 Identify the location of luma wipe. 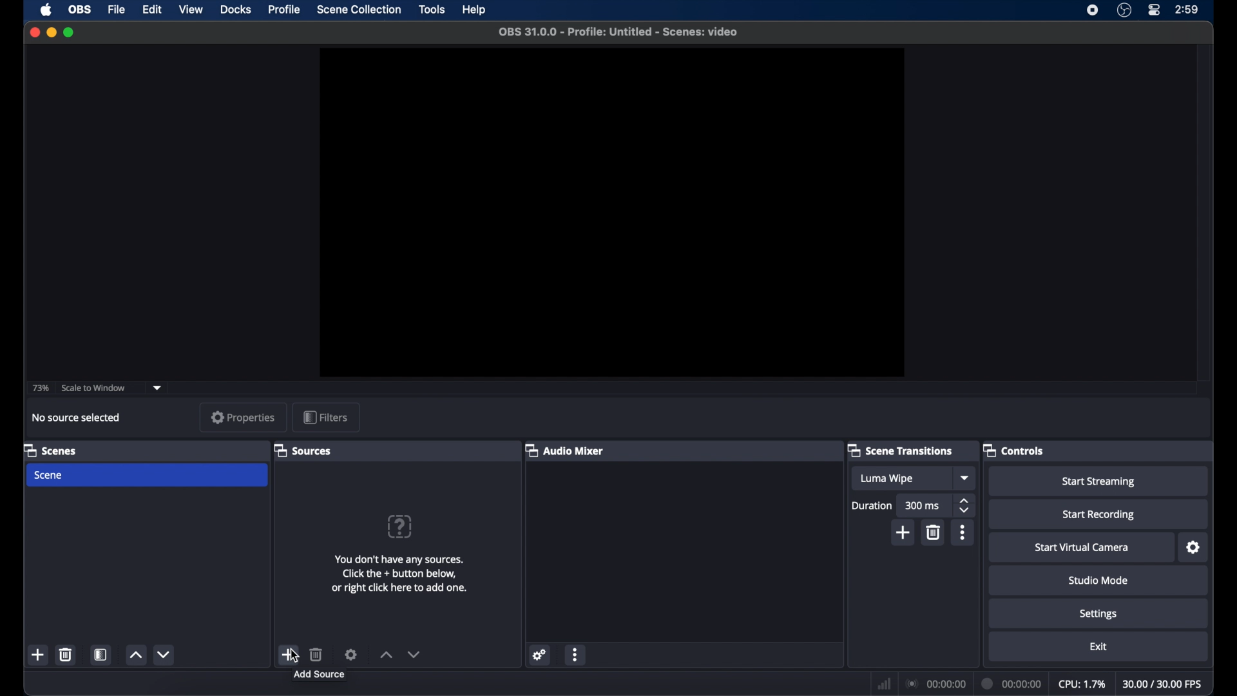
(888, 478).